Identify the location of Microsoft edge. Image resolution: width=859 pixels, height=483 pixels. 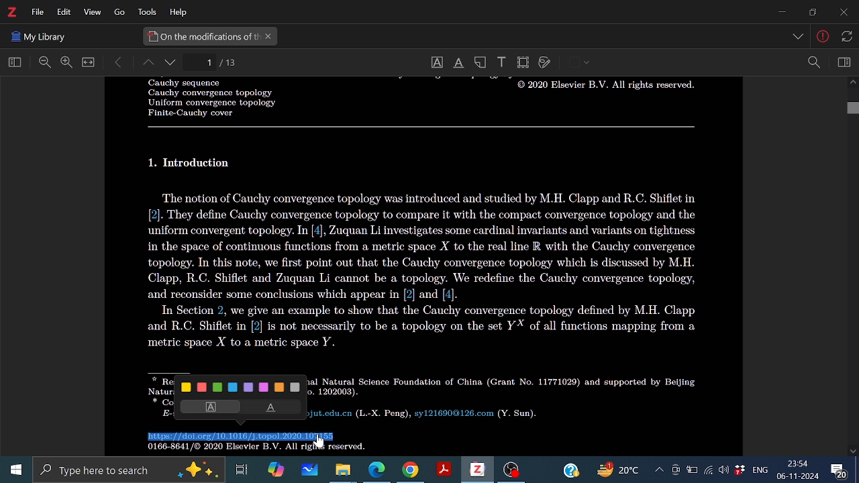
(377, 470).